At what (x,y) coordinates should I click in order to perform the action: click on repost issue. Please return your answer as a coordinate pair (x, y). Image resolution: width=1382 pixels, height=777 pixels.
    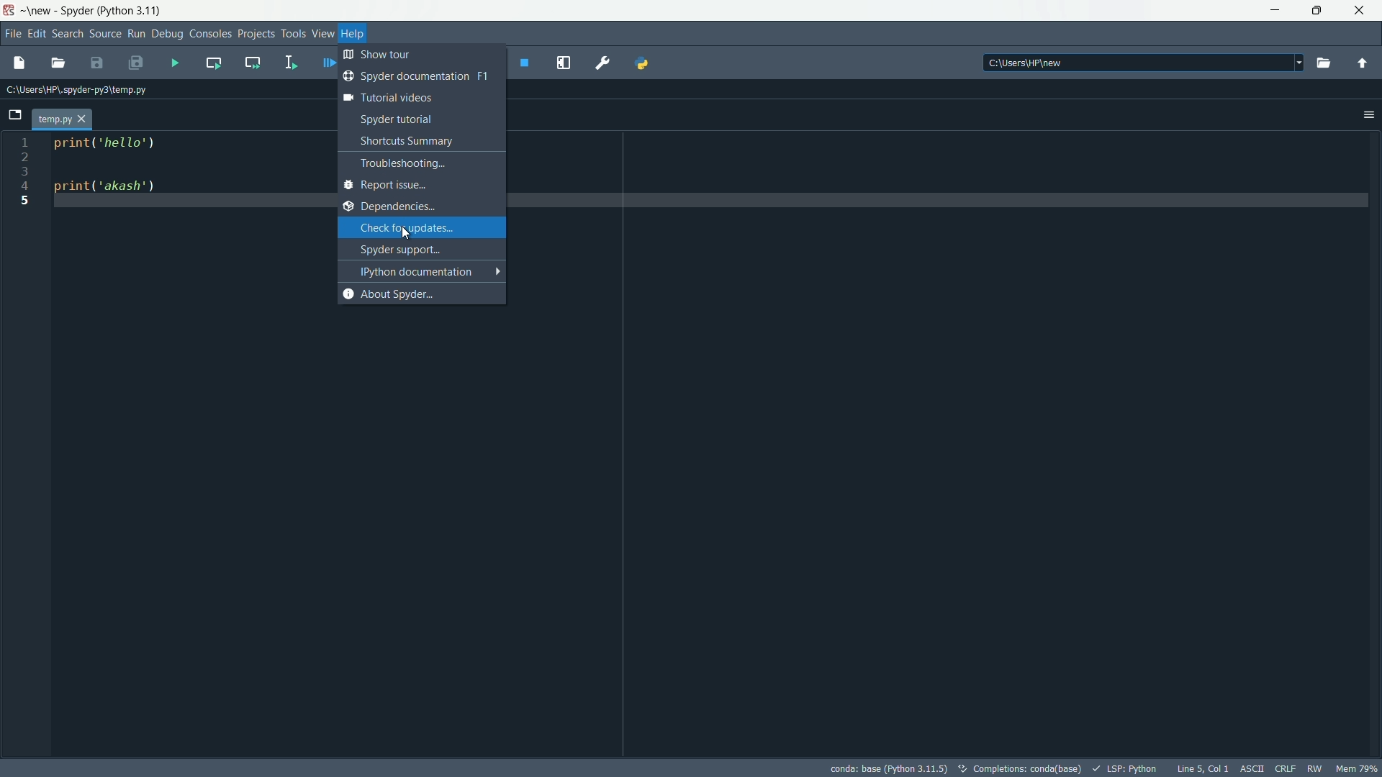
    Looking at the image, I should click on (415, 185).